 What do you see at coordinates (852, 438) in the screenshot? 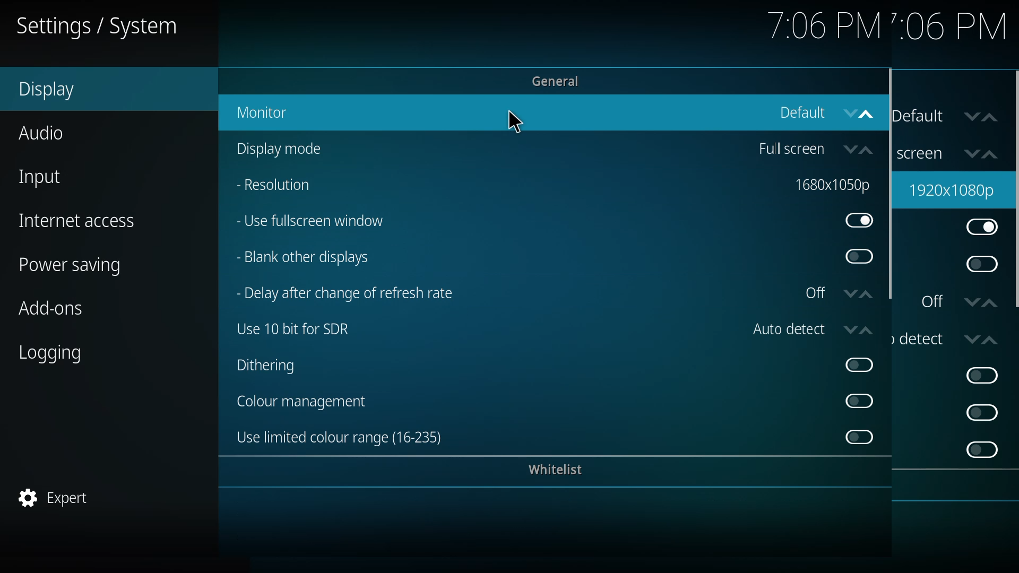
I see `disabled` at bounding box center [852, 438].